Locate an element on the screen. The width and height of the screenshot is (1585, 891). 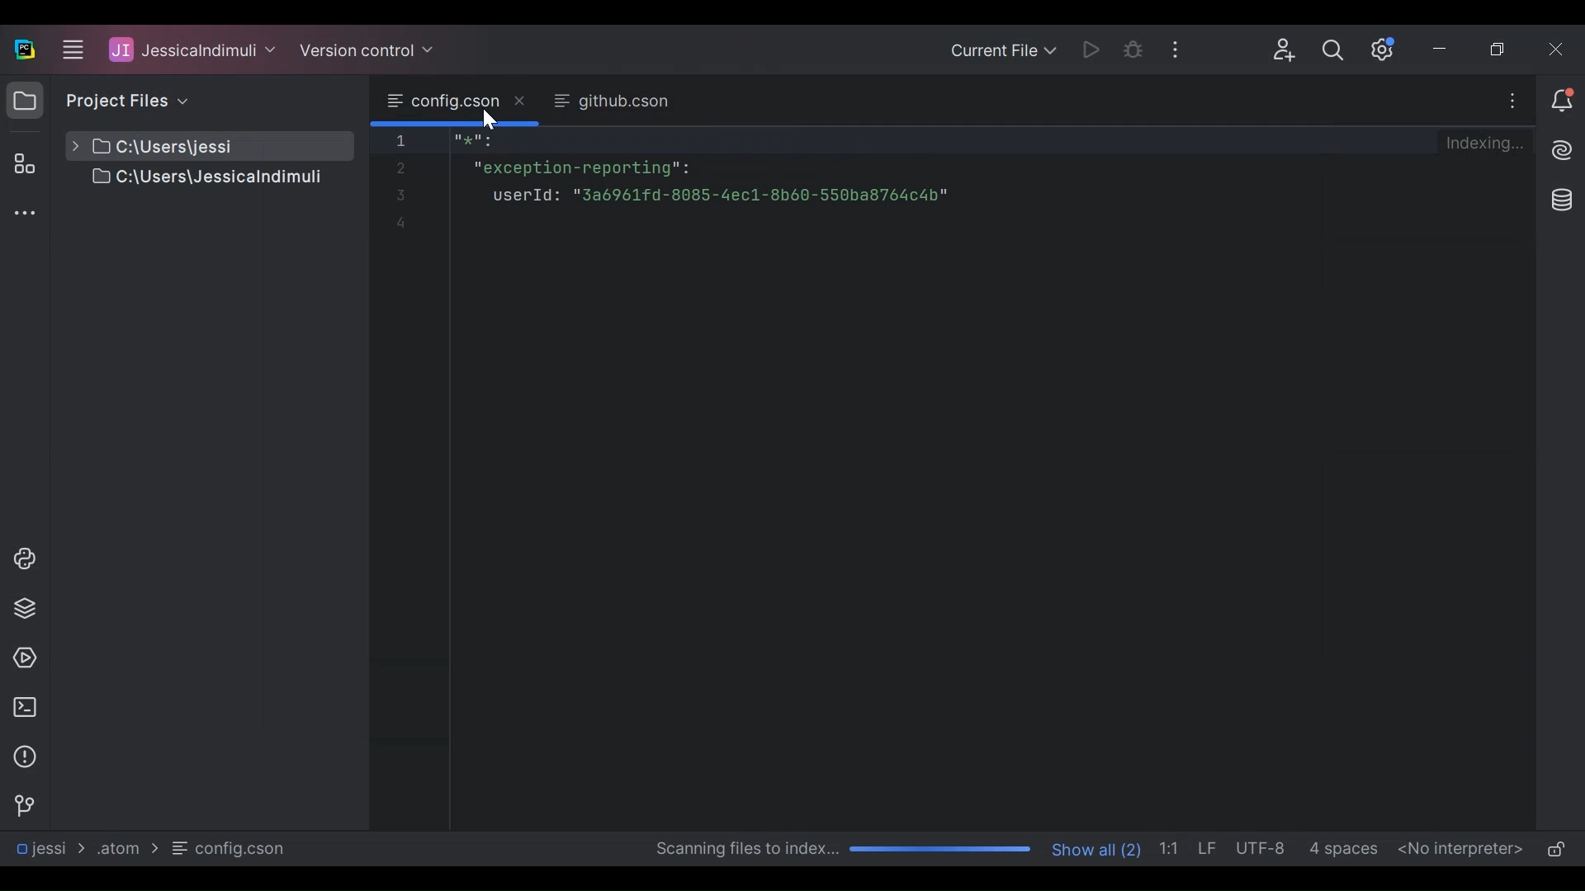
Close is located at coordinates (1559, 49).